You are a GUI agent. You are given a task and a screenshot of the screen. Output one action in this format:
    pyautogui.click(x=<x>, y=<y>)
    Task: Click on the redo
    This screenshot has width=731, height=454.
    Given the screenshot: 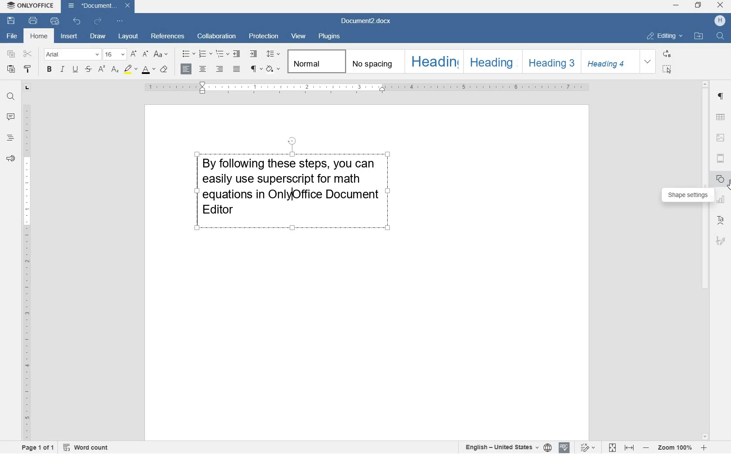 What is the action you would take?
    pyautogui.click(x=98, y=22)
    